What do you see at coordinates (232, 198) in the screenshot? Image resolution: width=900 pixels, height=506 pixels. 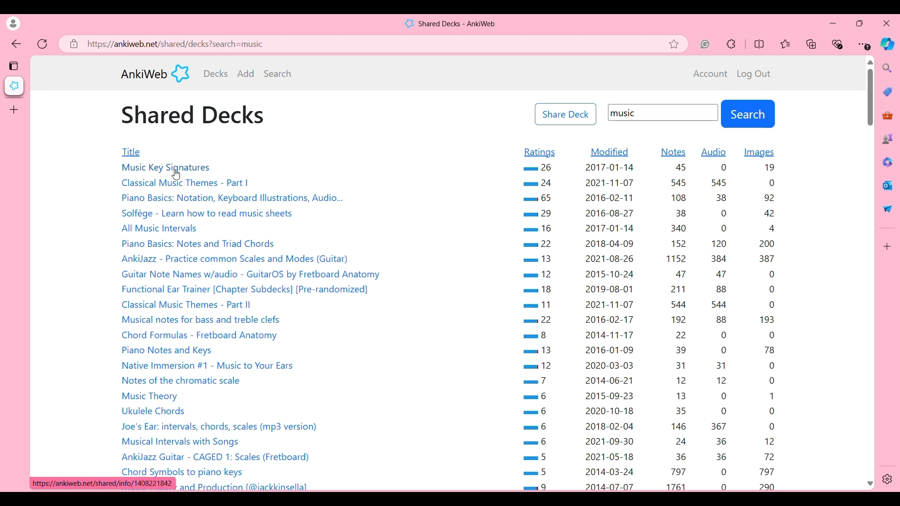 I see `Piano Basics: Notation, Keyboard Illustrations, Audio...` at bounding box center [232, 198].